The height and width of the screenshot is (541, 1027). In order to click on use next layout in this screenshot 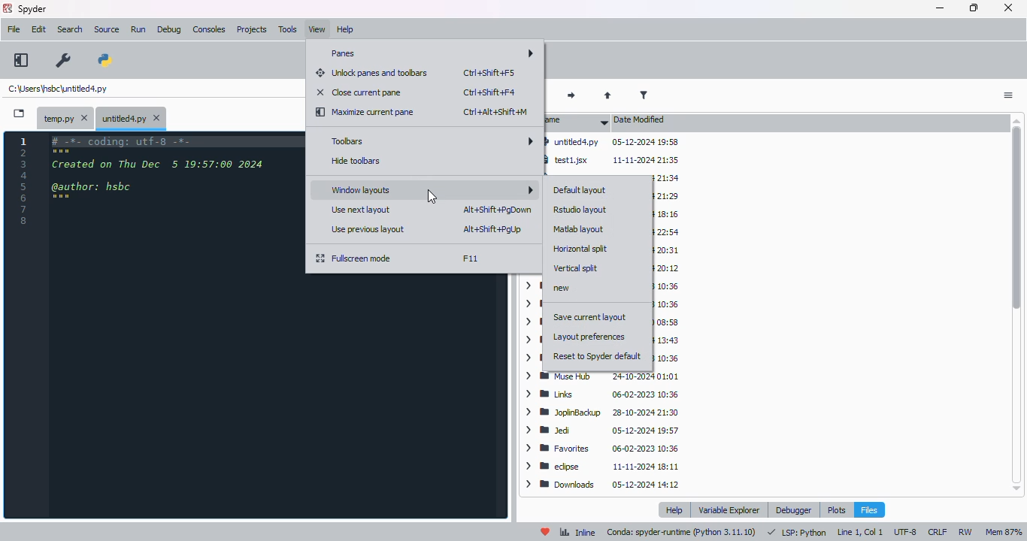, I will do `click(362, 210)`.